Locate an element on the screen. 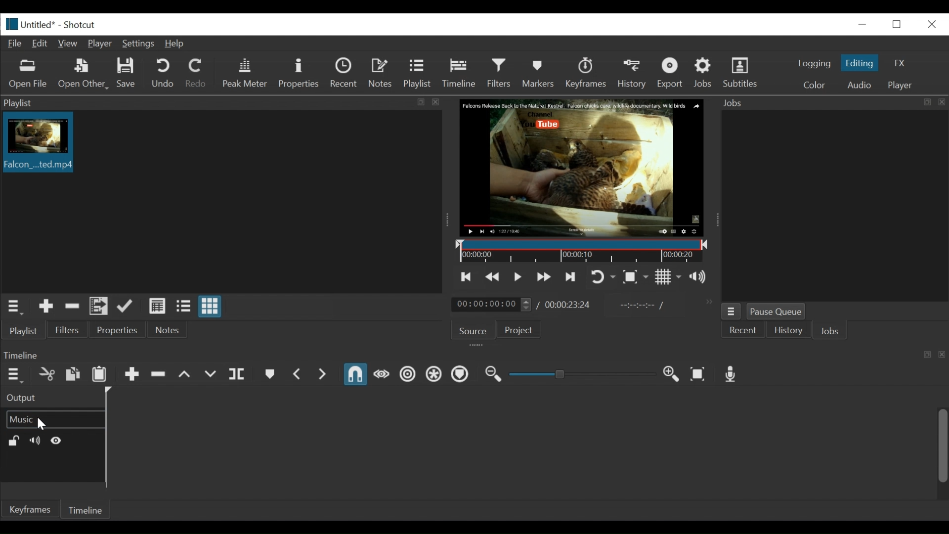  (un)lock track is located at coordinates (13, 441).